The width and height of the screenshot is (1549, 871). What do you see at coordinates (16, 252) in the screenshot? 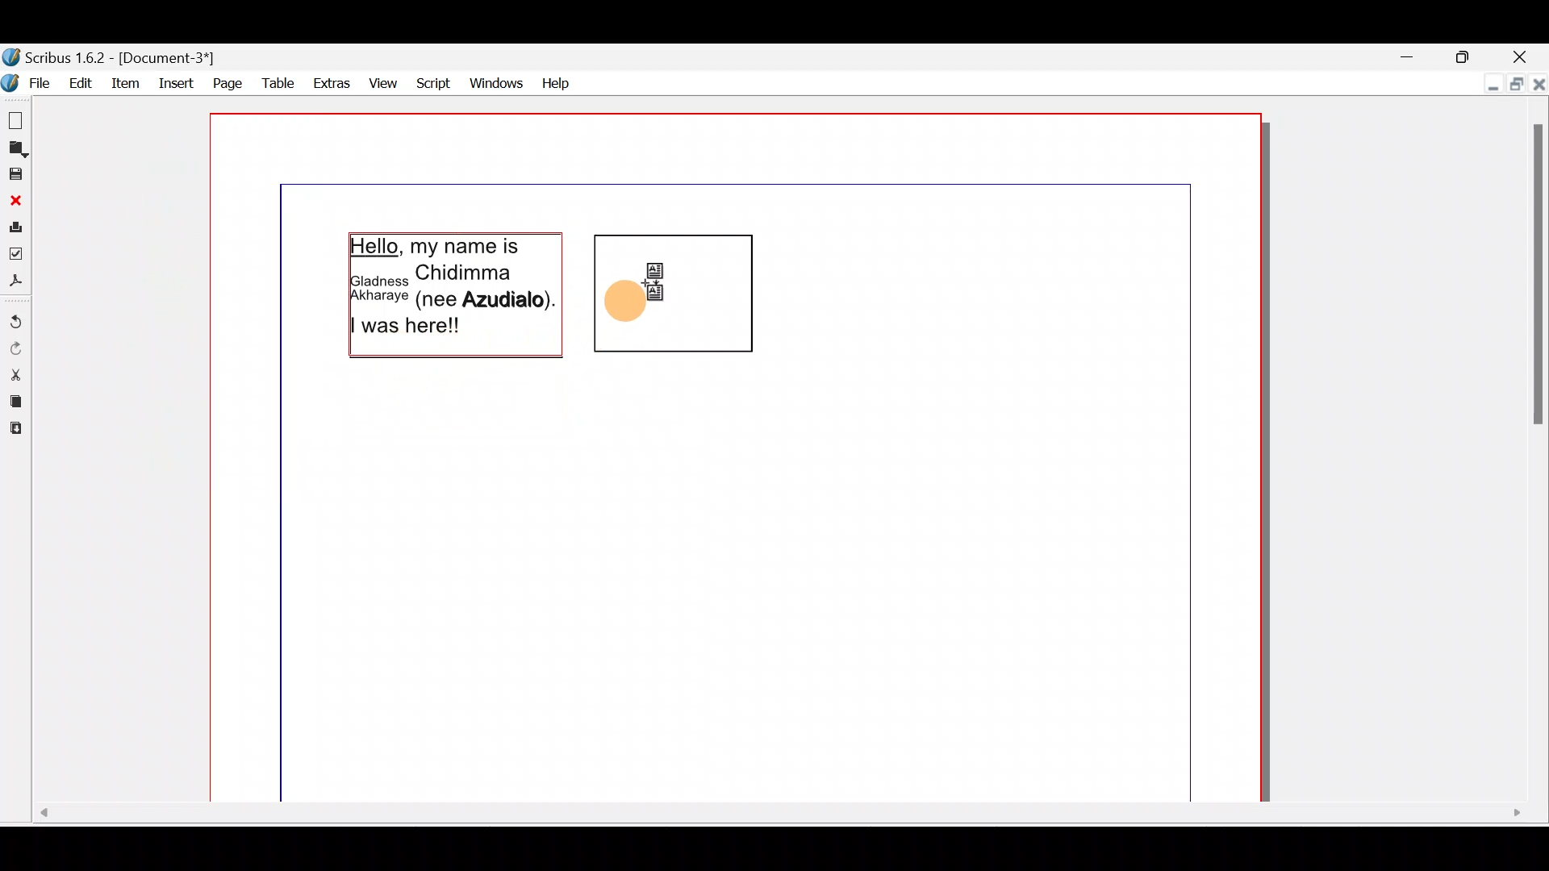
I see `Preflight verifier` at bounding box center [16, 252].